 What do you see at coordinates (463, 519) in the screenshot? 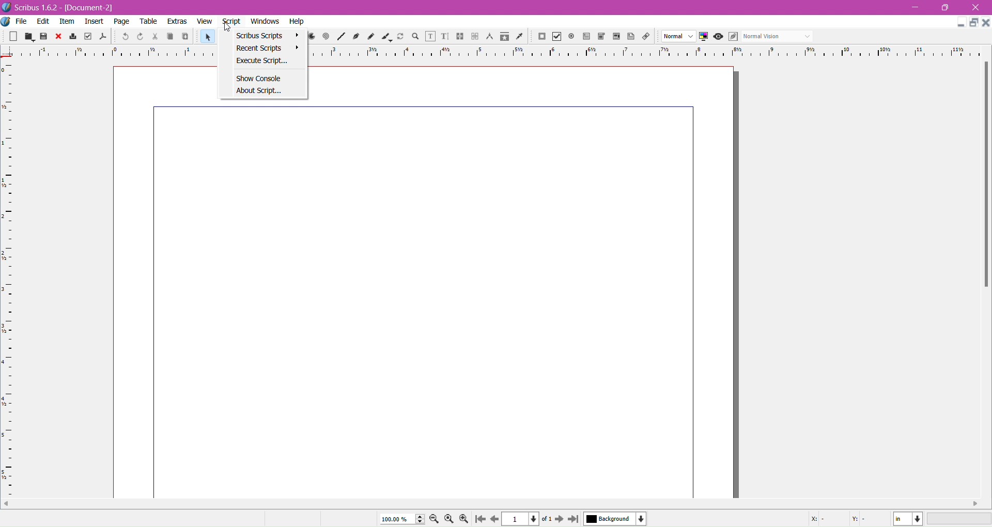
I see `Zoom in by the stepping value in the Tools preferences ` at bounding box center [463, 519].